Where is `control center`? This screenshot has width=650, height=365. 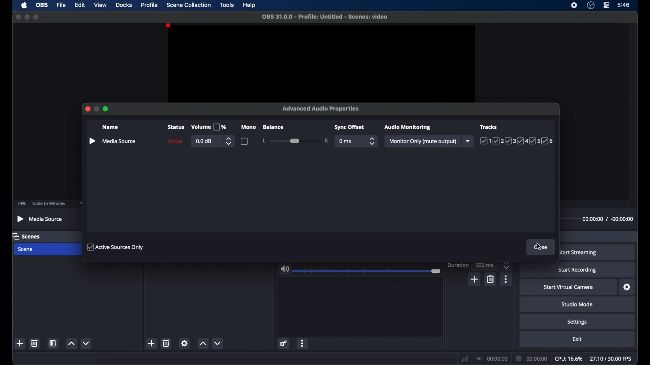 control center is located at coordinates (607, 5).